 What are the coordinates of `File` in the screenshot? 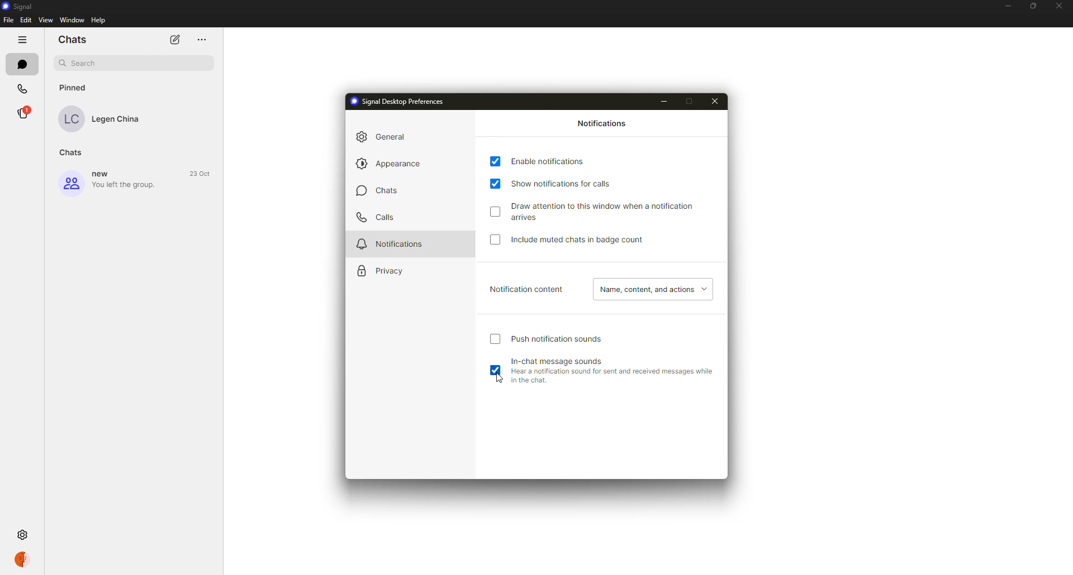 It's located at (9, 20).